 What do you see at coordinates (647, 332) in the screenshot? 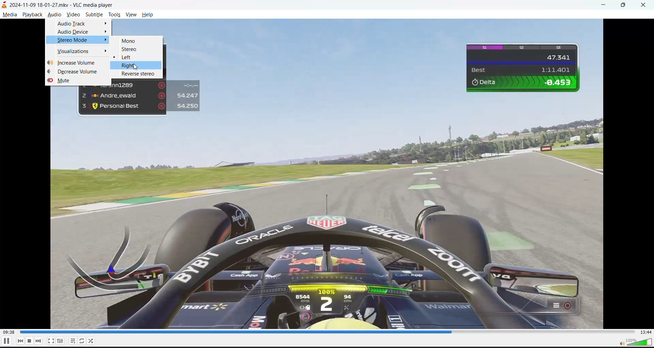
I see `total track time` at bounding box center [647, 332].